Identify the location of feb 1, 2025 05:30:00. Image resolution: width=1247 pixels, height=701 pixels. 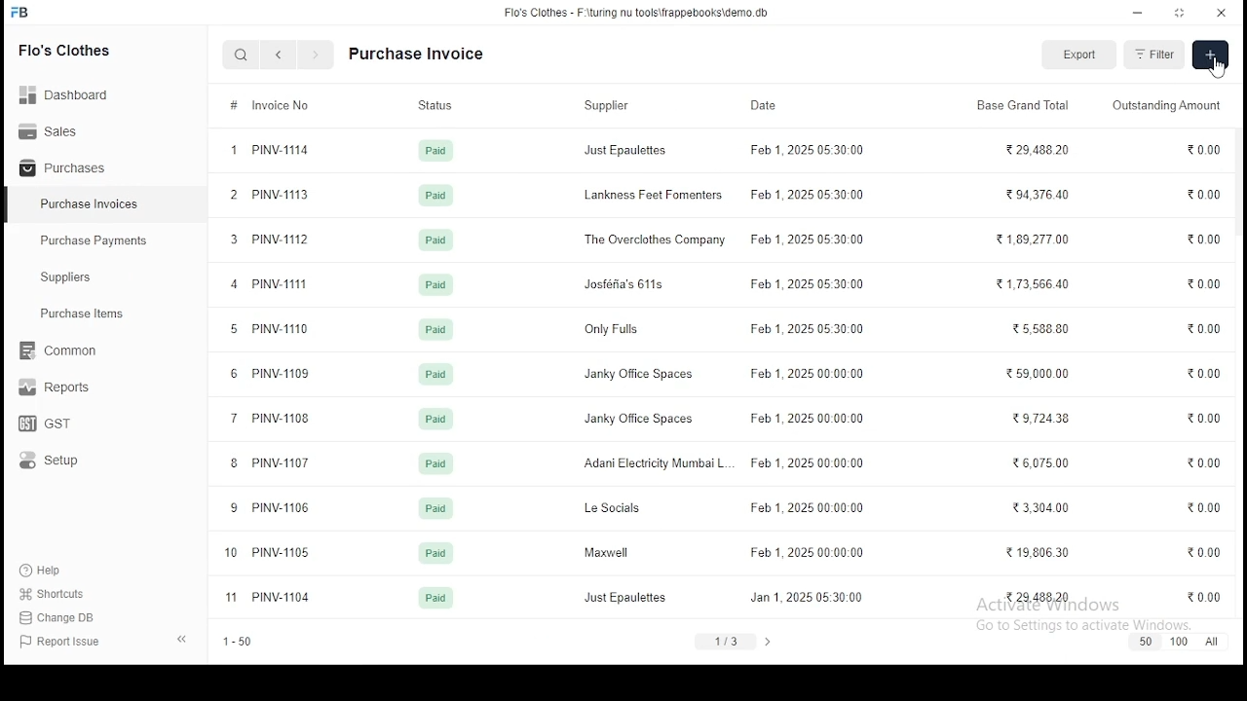
(806, 195).